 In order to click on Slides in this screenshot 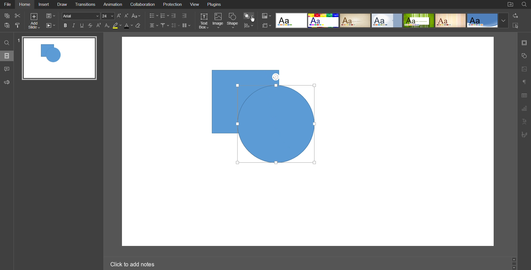, I will do `click(6, 55)`.